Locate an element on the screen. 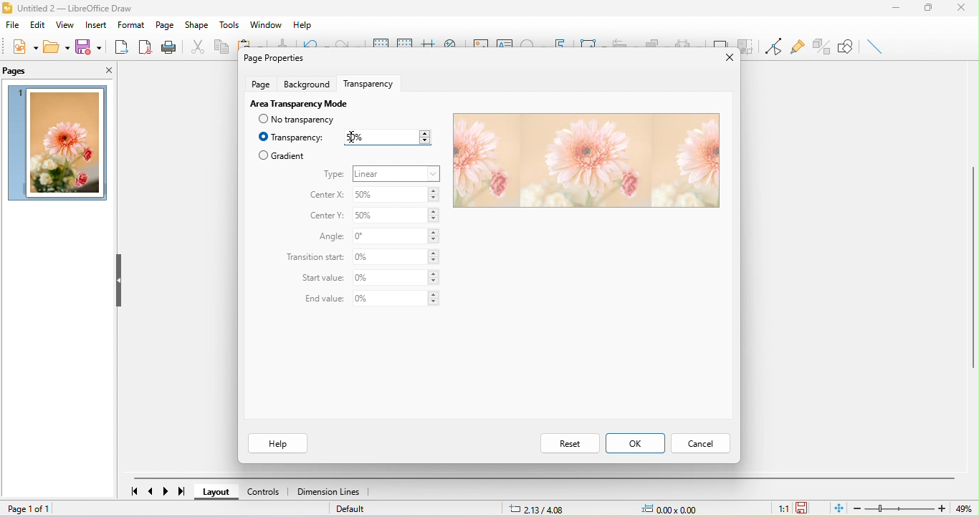 Image resolution: width=979 pixels, height=517 pixels. print is located at coordinates (168, 47).